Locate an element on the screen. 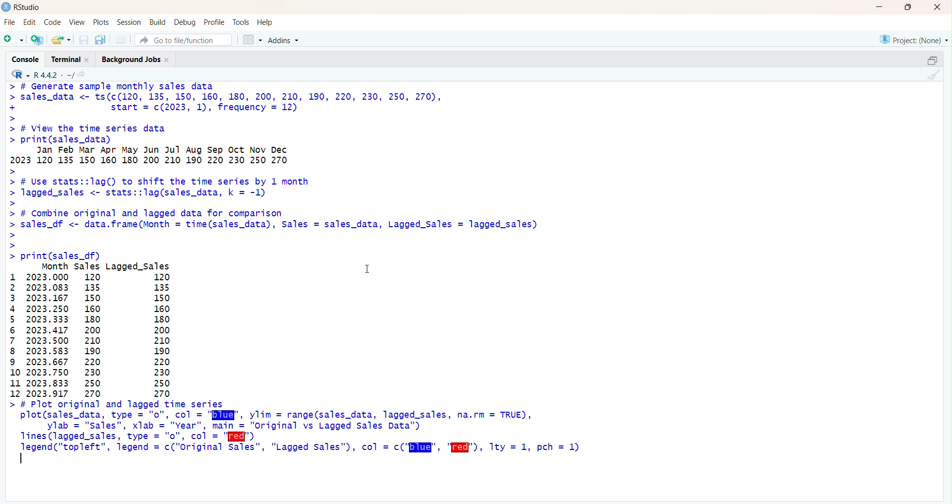 The height and width of the screenshot is (504, 952). project (none) is located at coordinates (912, 39).